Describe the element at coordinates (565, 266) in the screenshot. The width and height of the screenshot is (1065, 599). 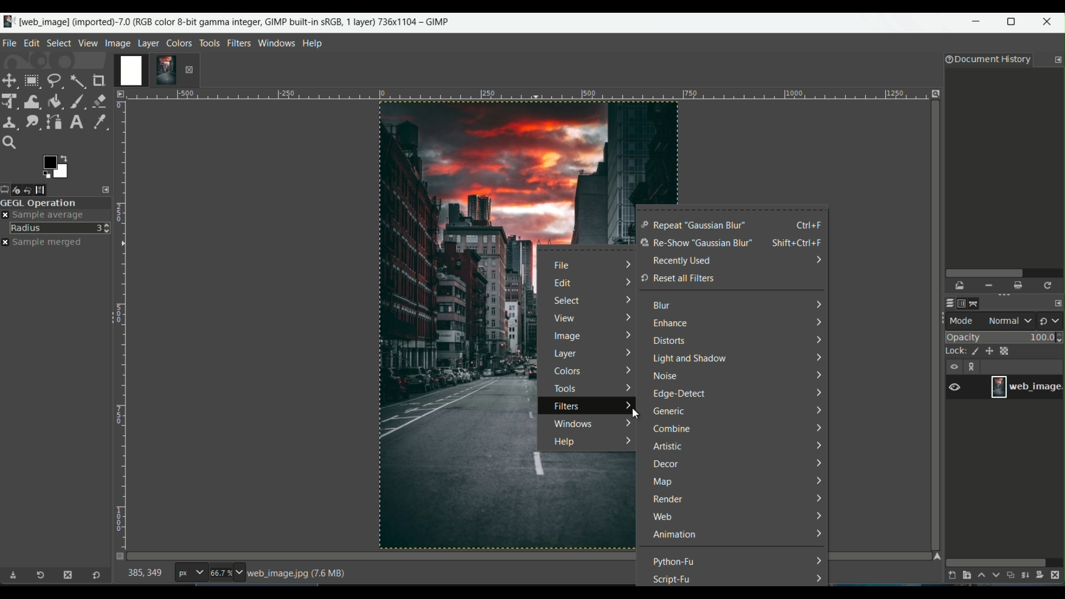
I see `file` at that location.